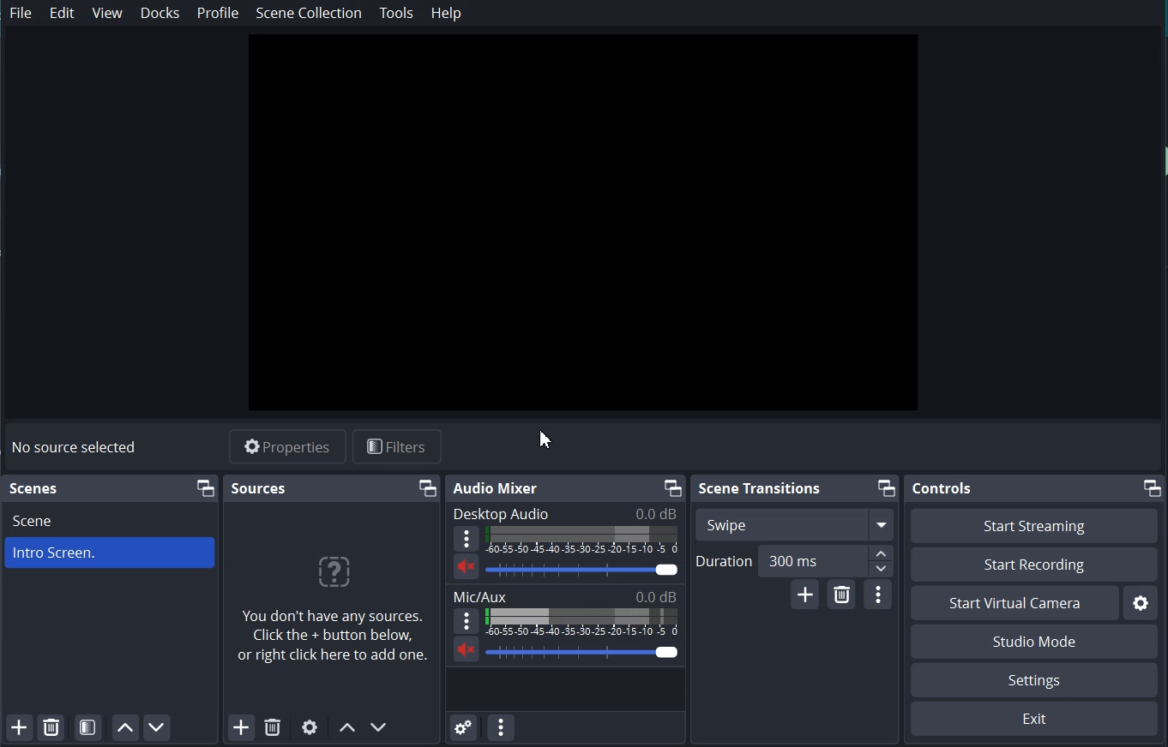 This screenshot has width=1168, height=747. What do you see at coordinates (467, 566) in the screenshot?
I see `Mute ` at bounding box center [467, 566].